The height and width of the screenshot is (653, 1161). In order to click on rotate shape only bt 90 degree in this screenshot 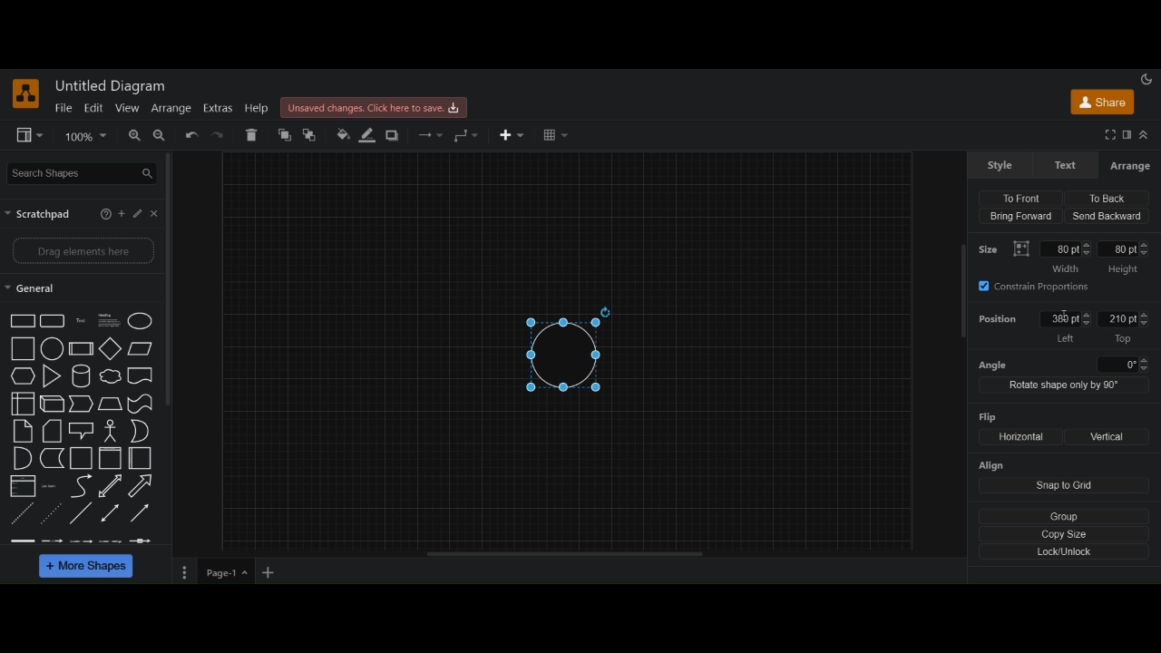, I will do `click(1062, 387)`.